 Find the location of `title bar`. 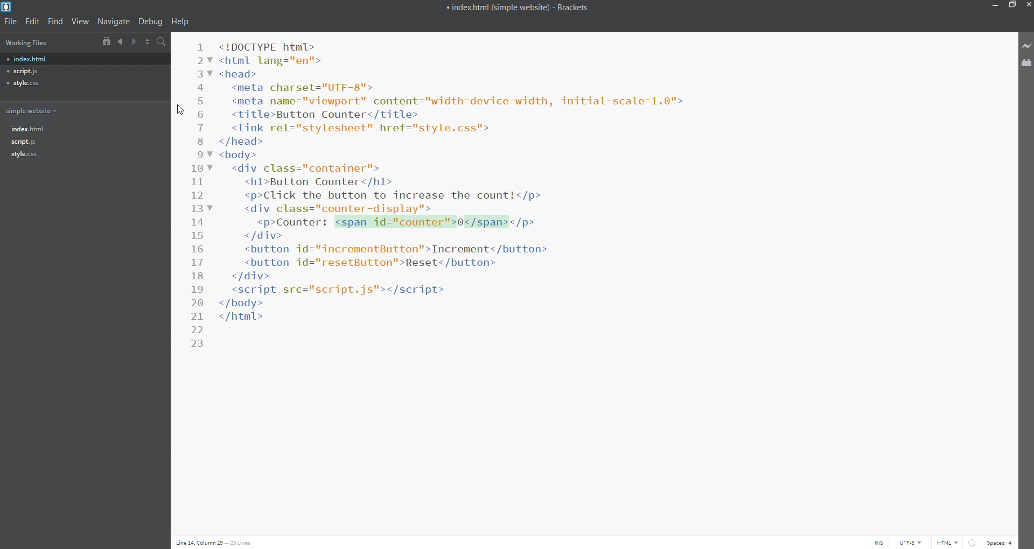

title bar is located at coordinates (491, 5).